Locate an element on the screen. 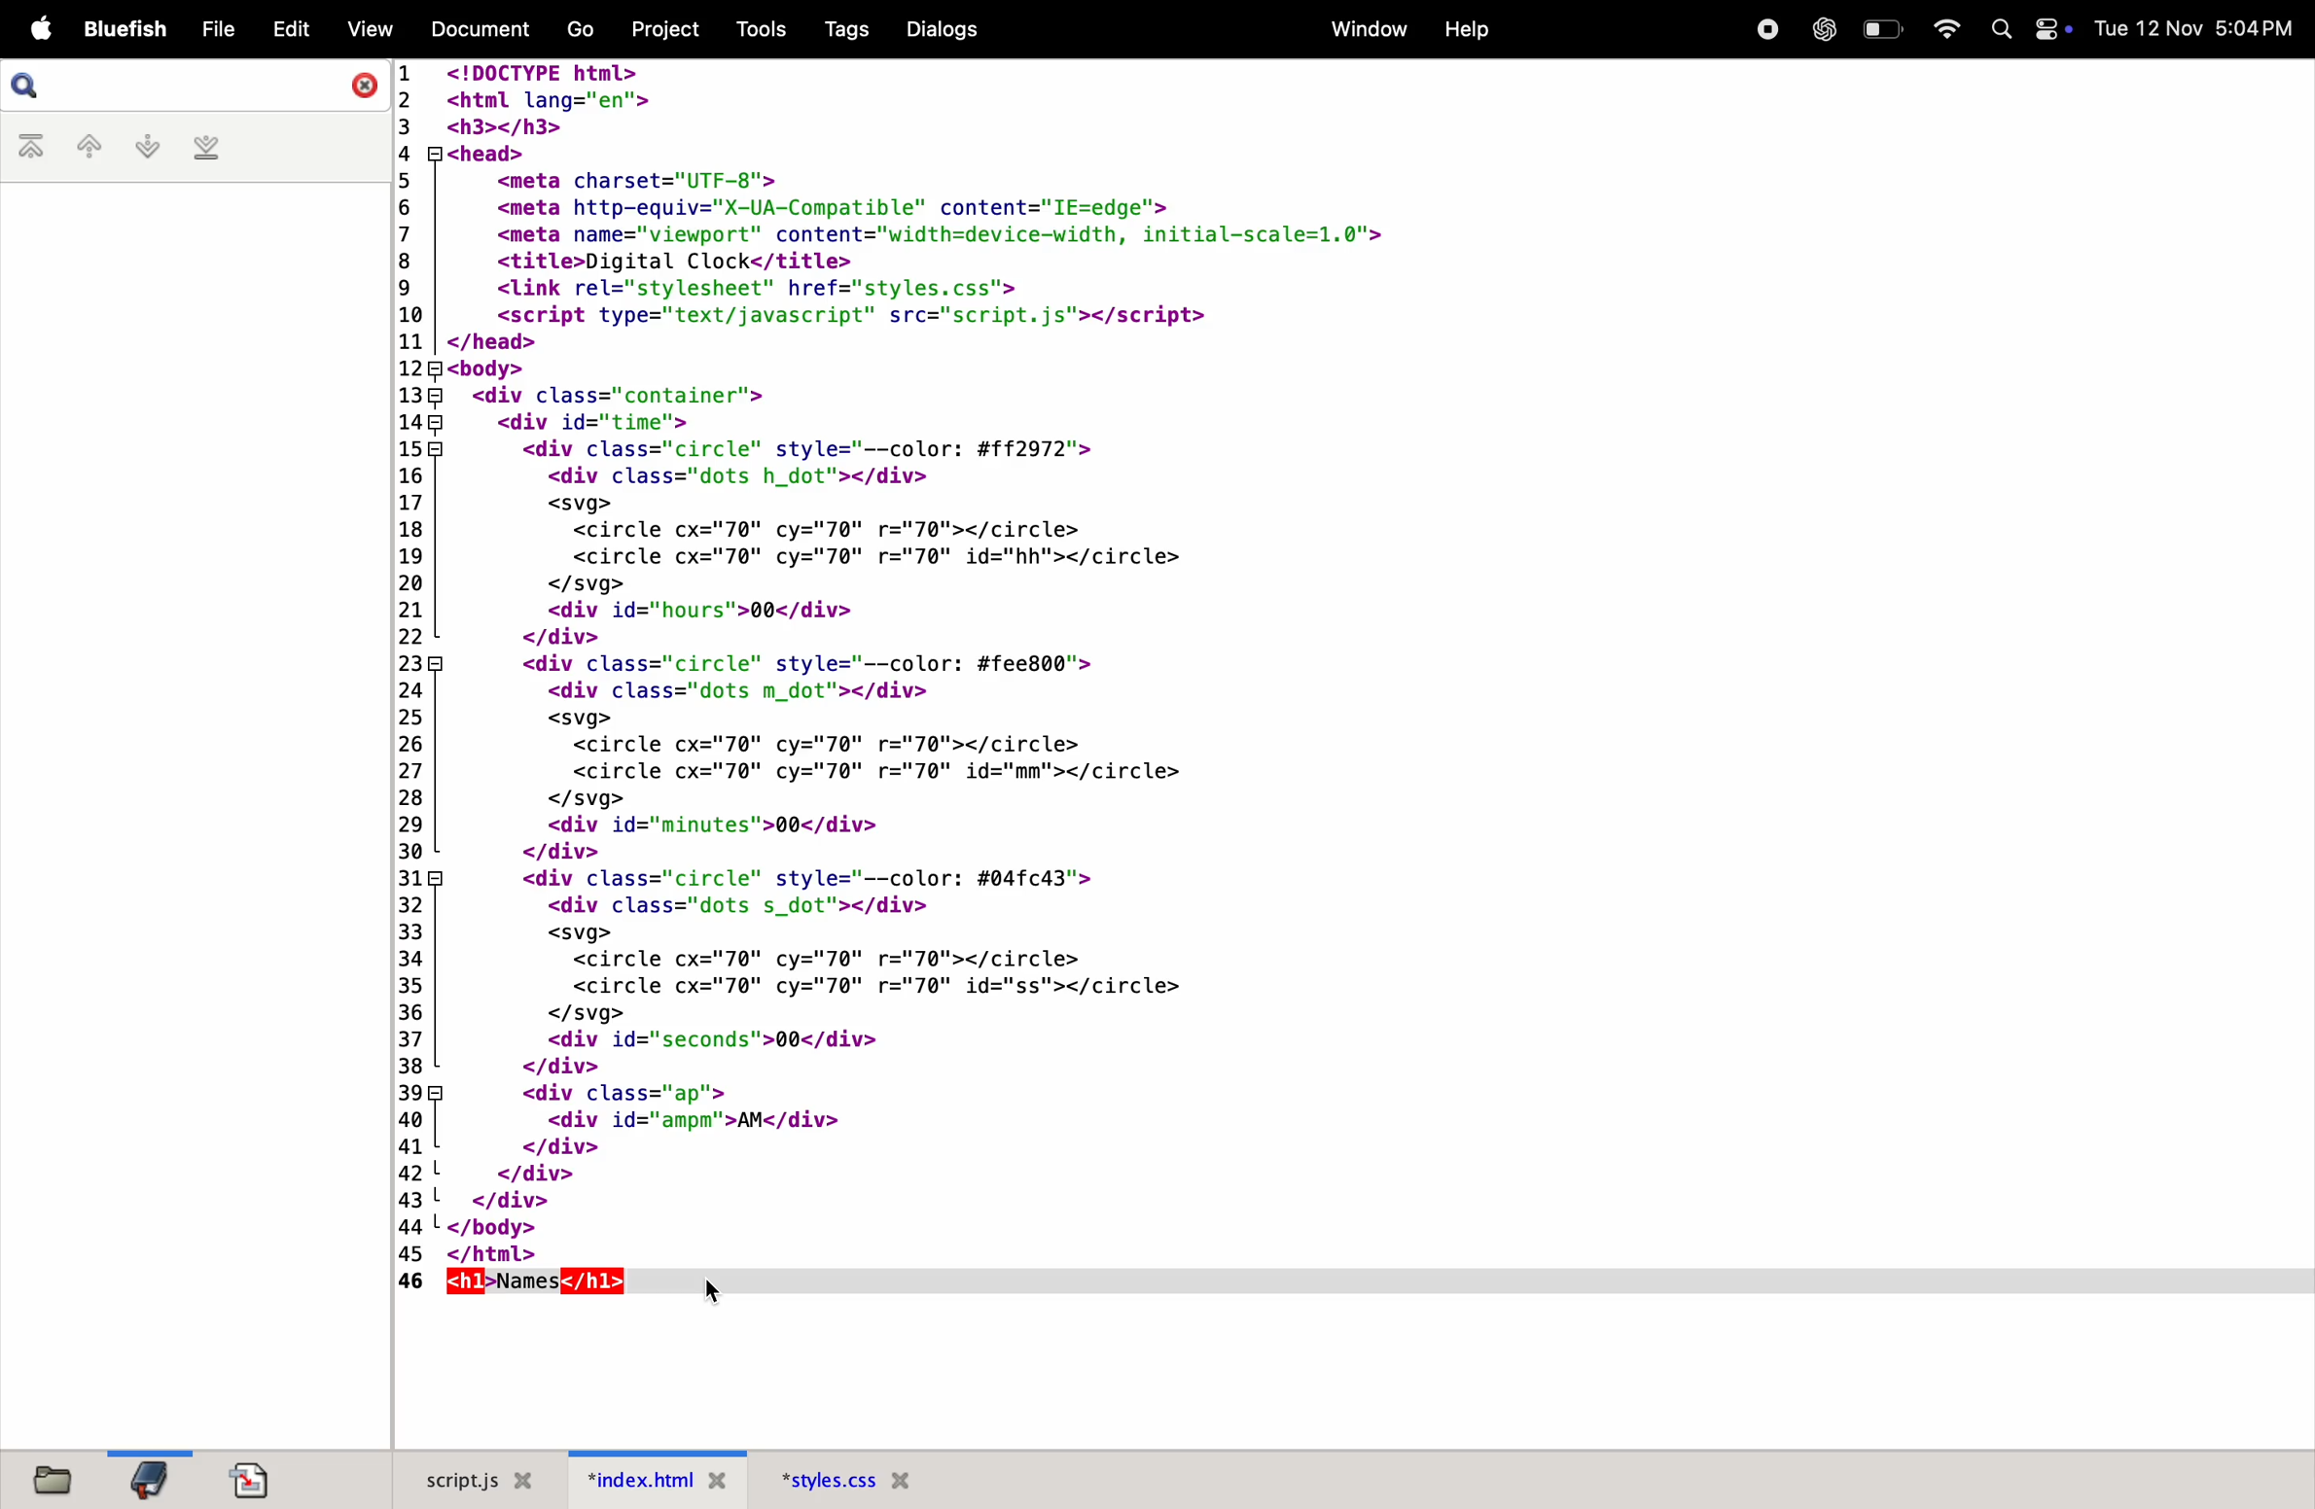 This screenshot has width=2315, height=1509. script.js is located at coordinates (475, 1477).